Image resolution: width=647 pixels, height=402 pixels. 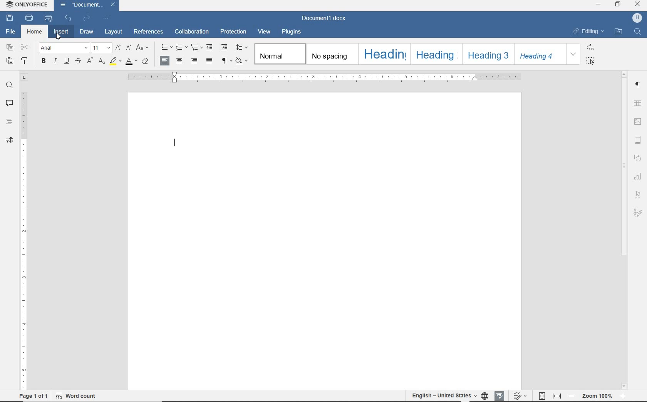 What do you see at coordinates (210, 61) in the screenshot?
I see `justified` at bounding box center [210, 61].